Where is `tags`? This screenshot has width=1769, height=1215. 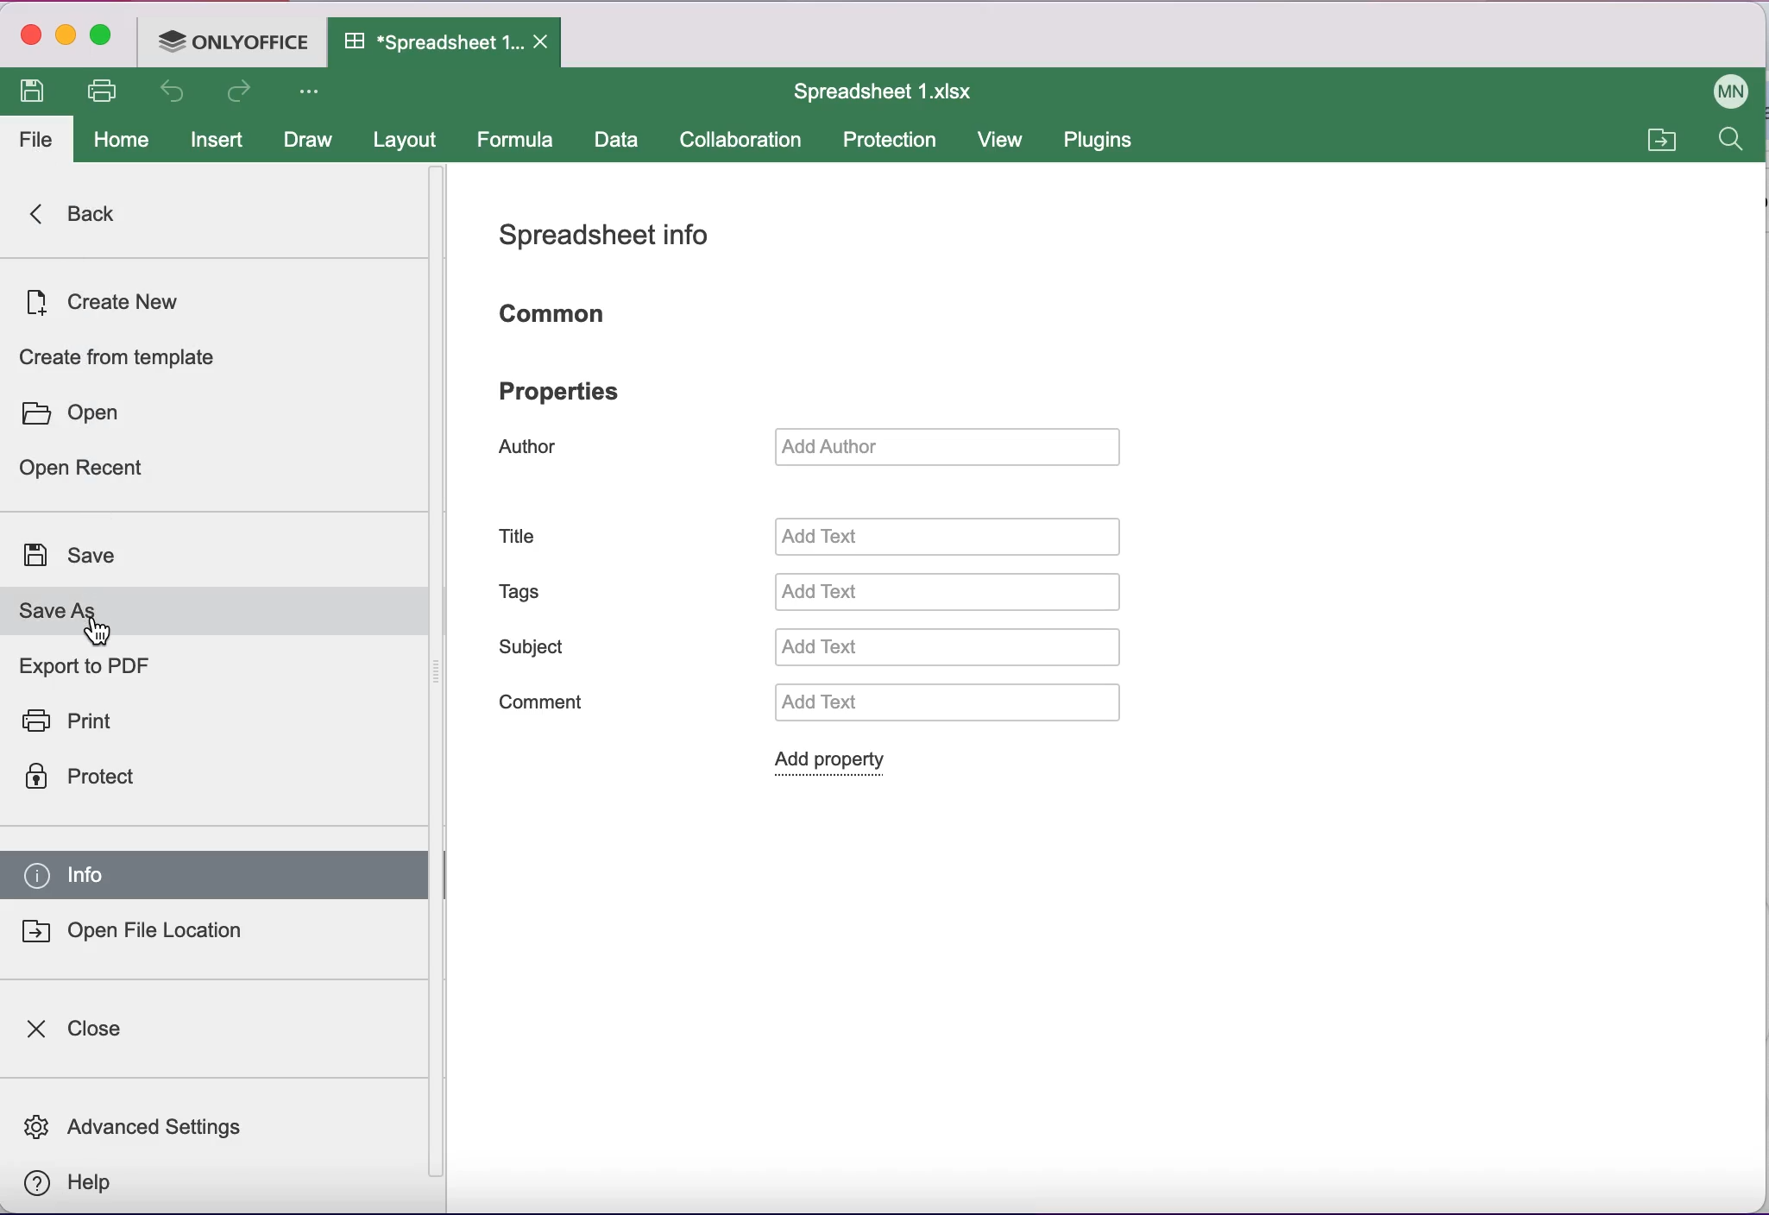 tags is located at coordinates (526, 592).